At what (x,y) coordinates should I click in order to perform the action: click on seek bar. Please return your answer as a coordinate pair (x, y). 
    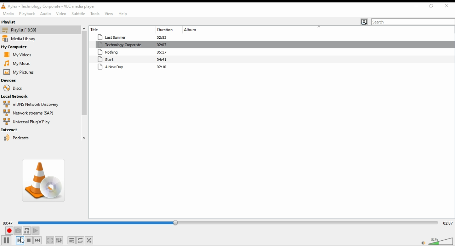
    Looking at the image, I should click on (227, 223).